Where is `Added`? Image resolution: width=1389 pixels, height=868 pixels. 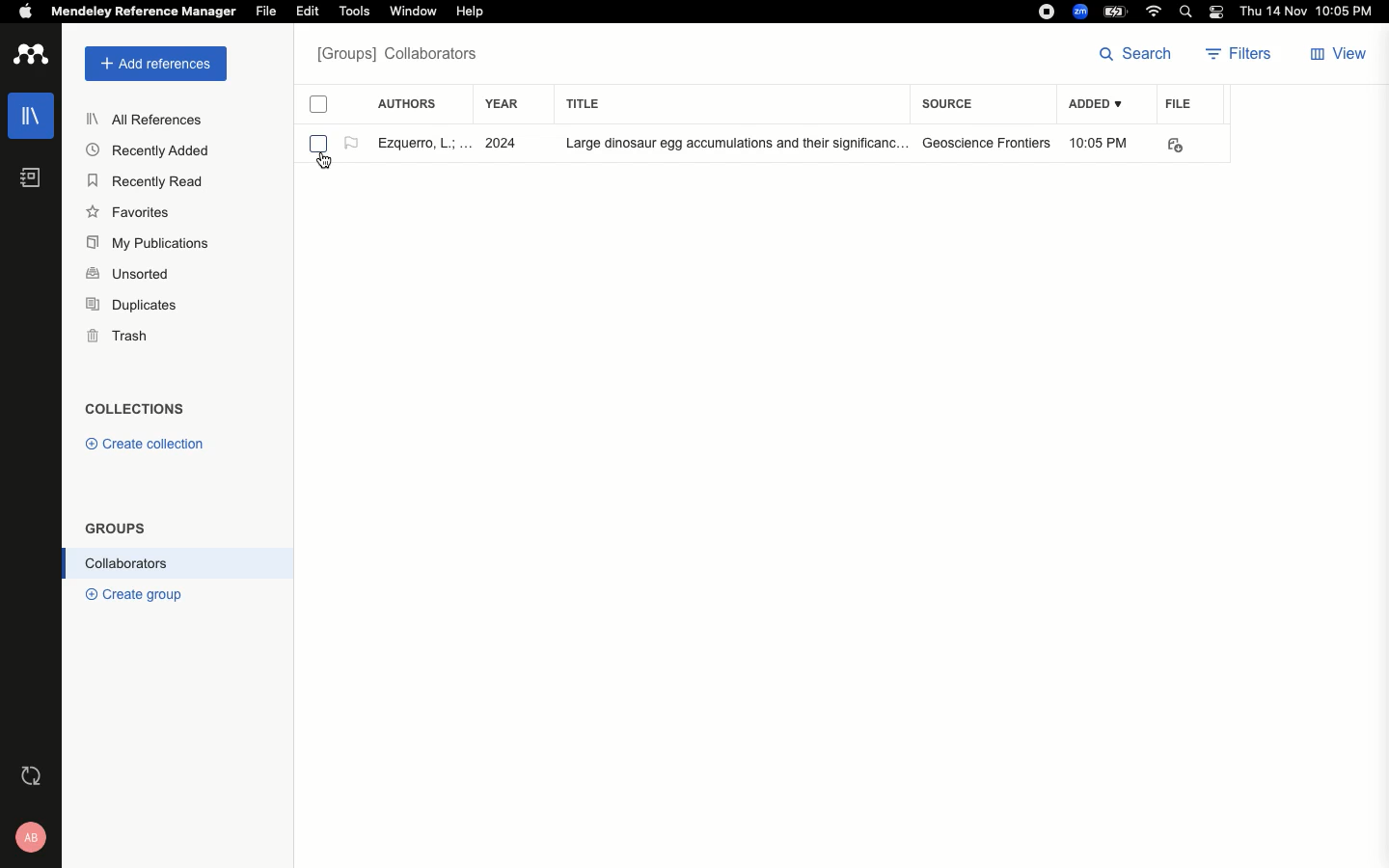
Added is located at coordinates (1094, 105).